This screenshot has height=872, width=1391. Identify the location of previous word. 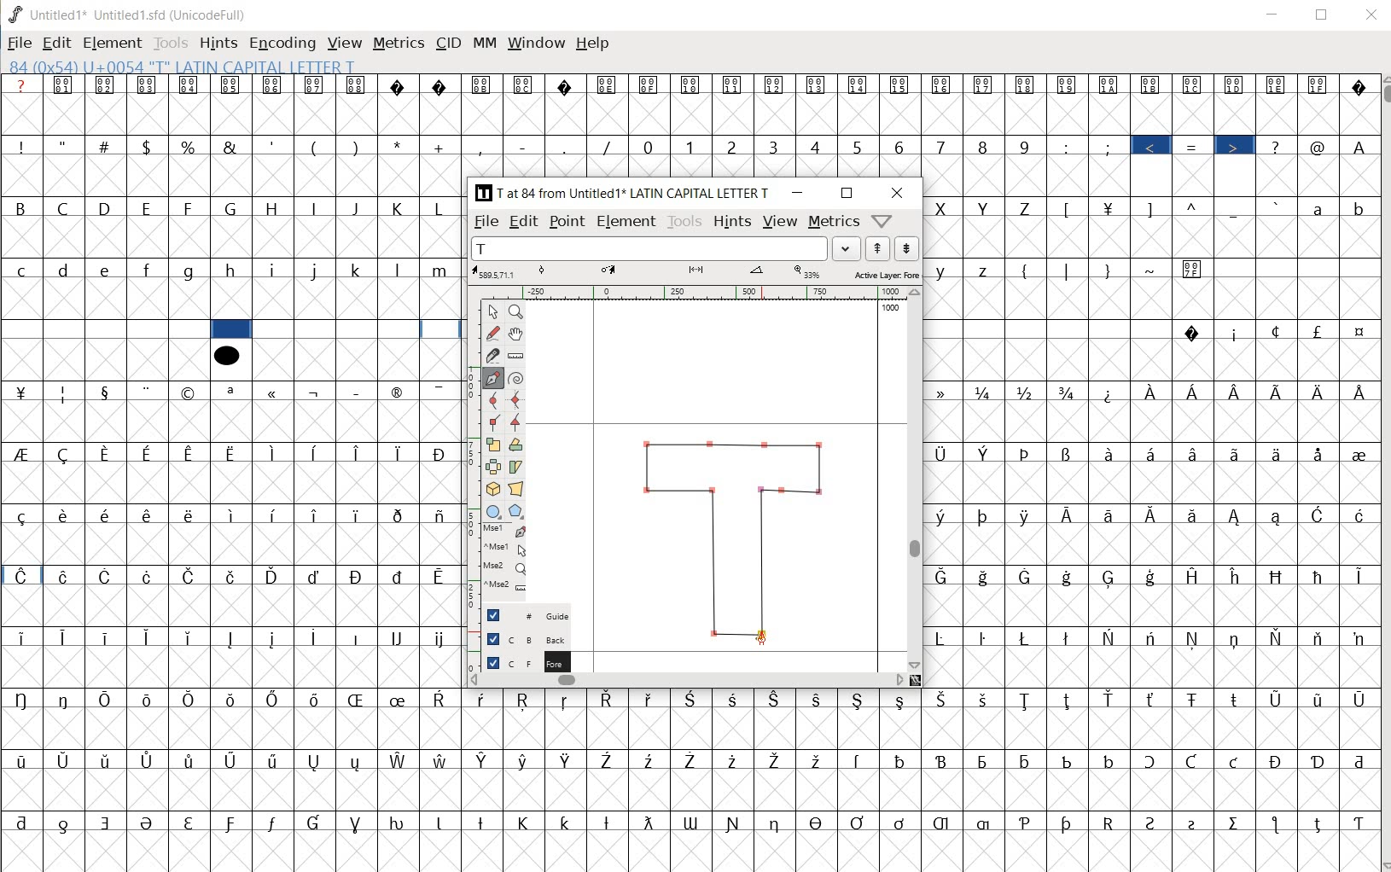
(881, 249).